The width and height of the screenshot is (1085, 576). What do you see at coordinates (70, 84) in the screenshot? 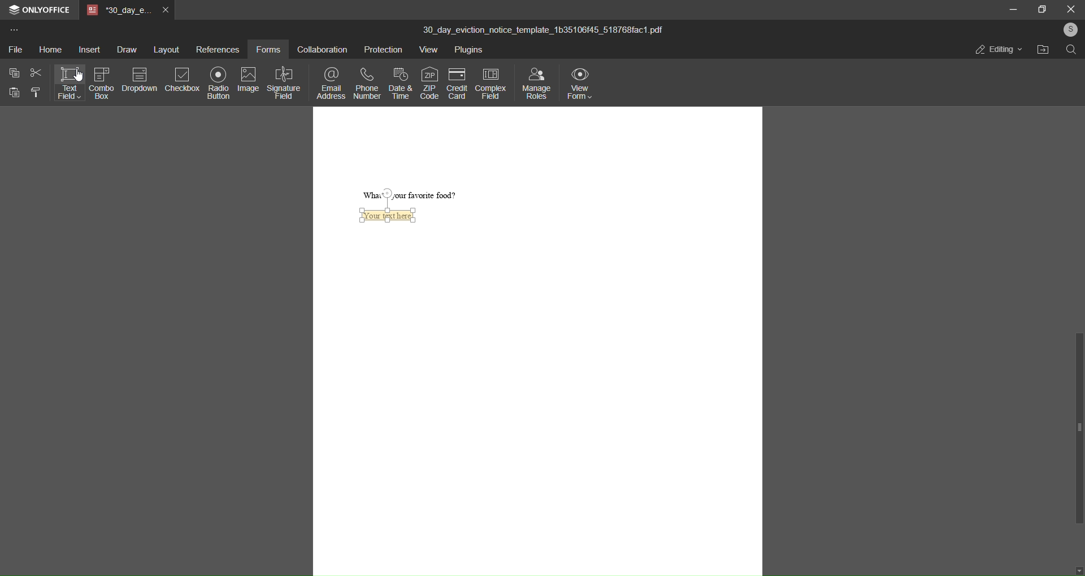
I see `text field` at bounding box center [70, 84].